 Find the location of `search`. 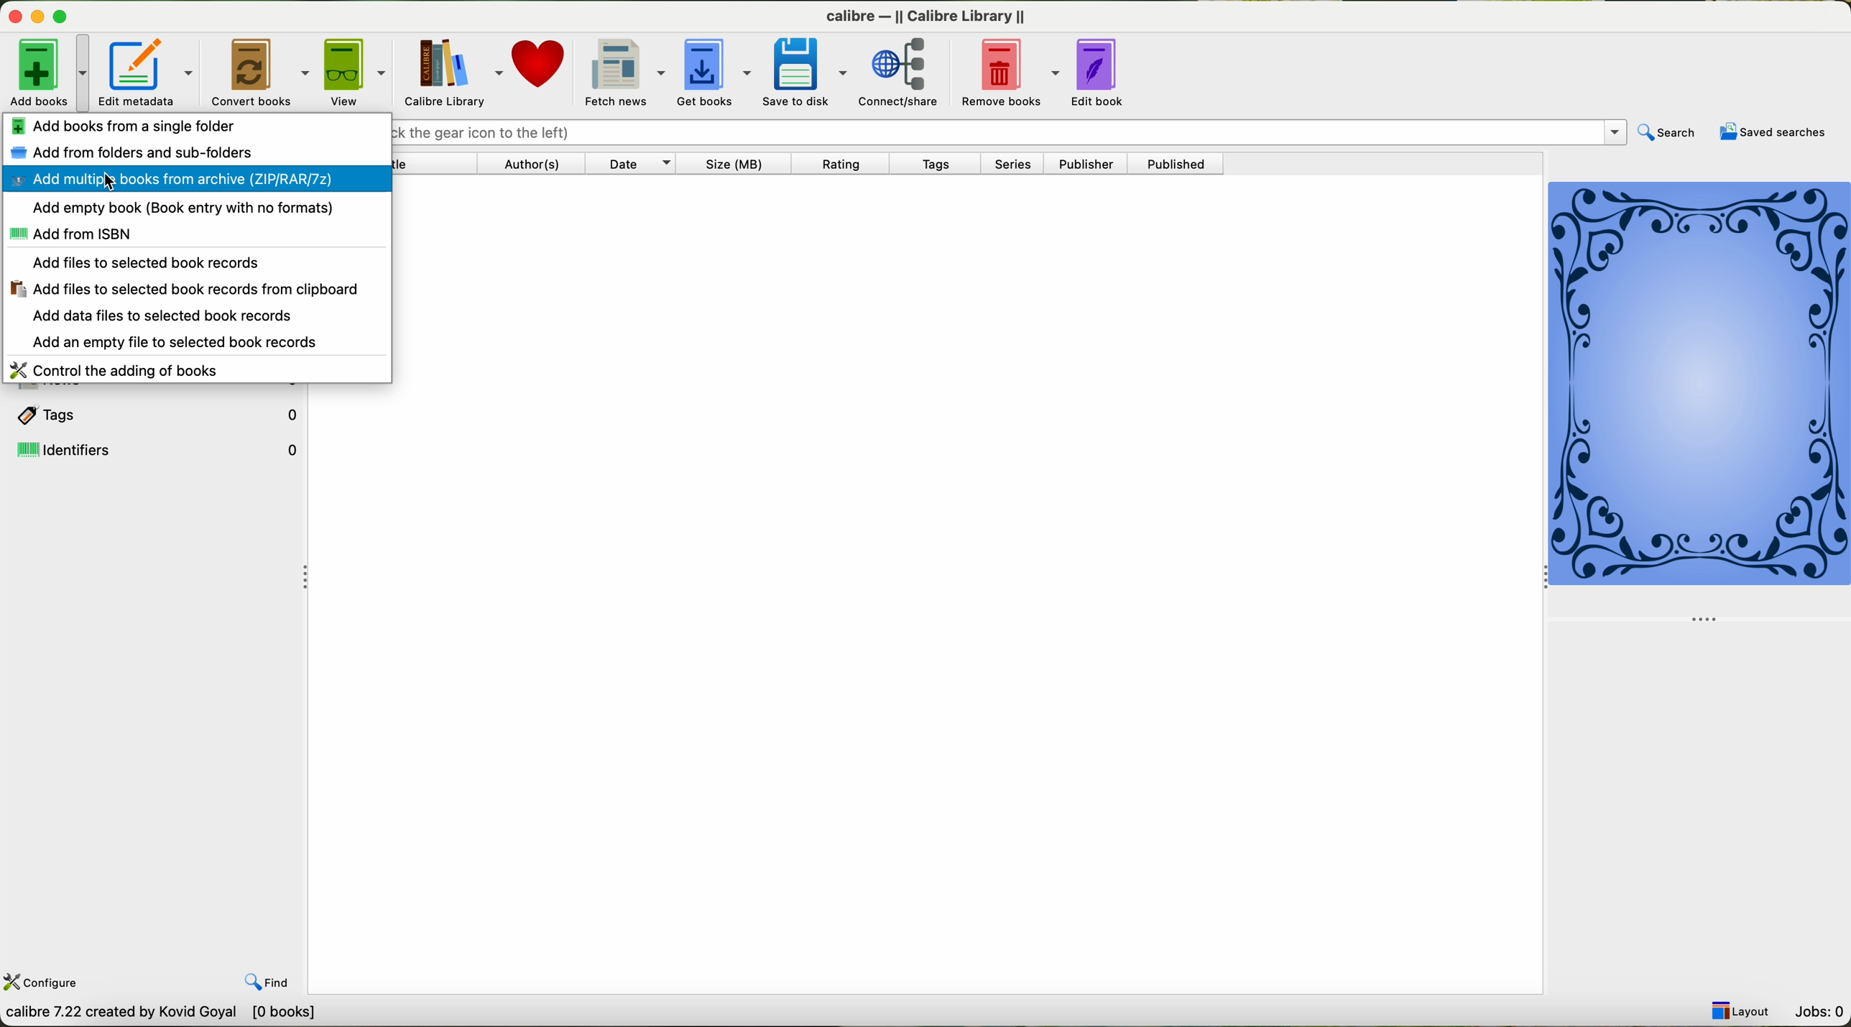

search is located at coordinates (1669, 132).